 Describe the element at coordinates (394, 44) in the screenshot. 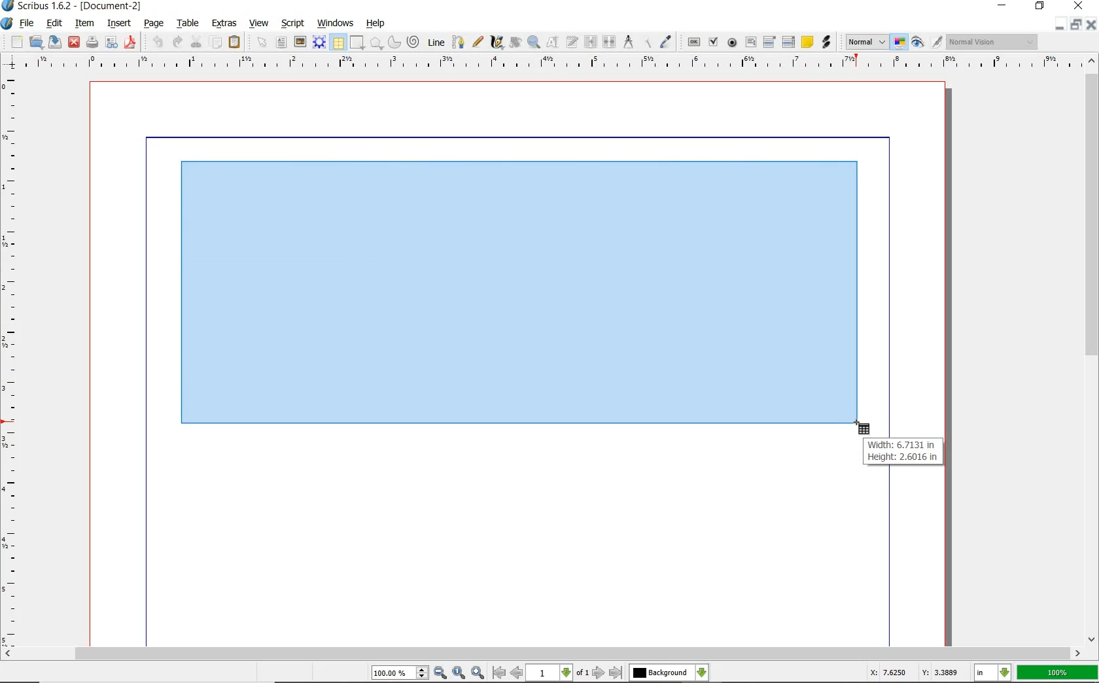

I see `arc` at that location.